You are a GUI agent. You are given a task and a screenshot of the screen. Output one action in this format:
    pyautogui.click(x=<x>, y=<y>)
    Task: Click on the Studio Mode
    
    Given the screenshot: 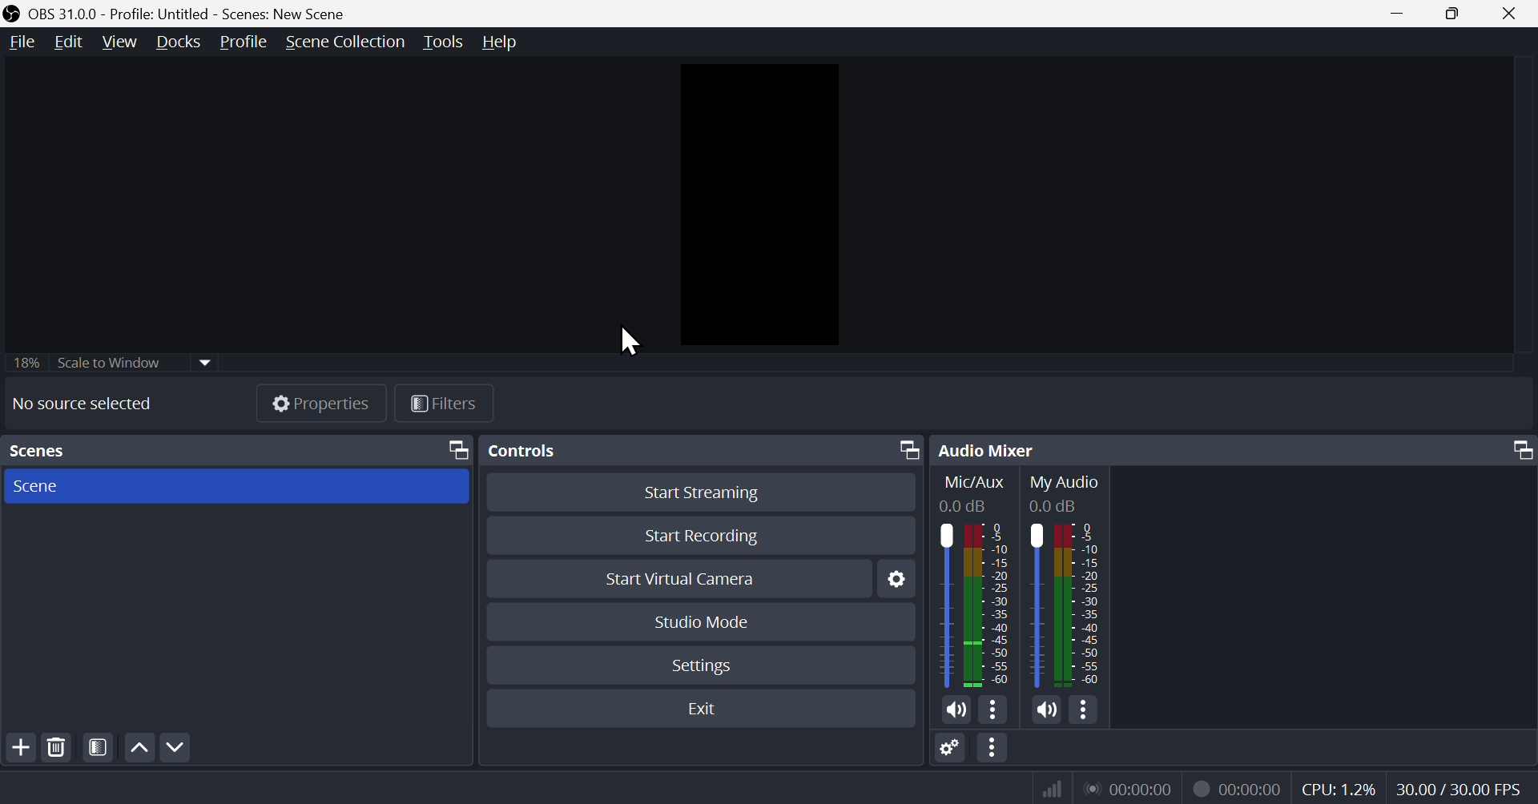 What is the action you would take?
    pyautogui.click(x=704, y=620)
    